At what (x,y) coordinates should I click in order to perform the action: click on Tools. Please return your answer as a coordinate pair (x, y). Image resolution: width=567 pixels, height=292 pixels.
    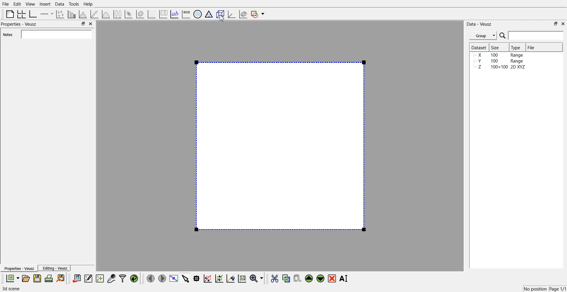
    Looking at the image, I should click on (74, 4).